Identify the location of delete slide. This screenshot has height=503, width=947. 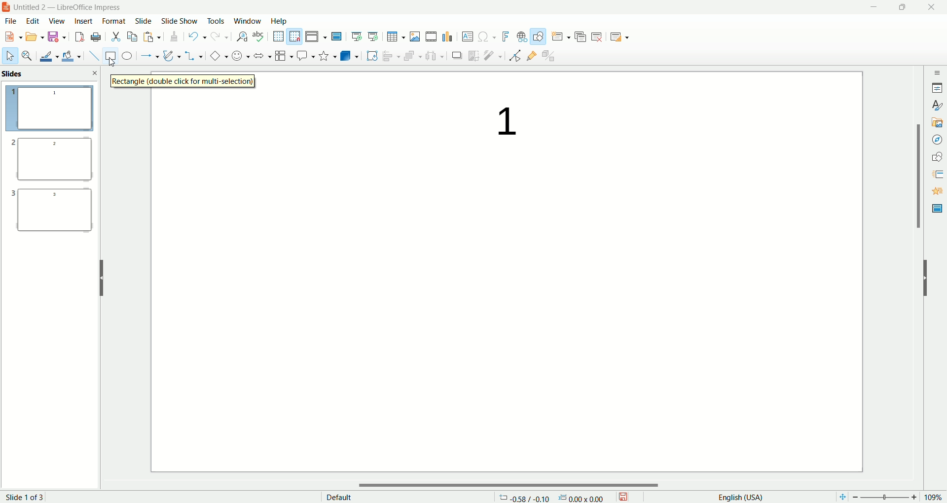
(599, 38).